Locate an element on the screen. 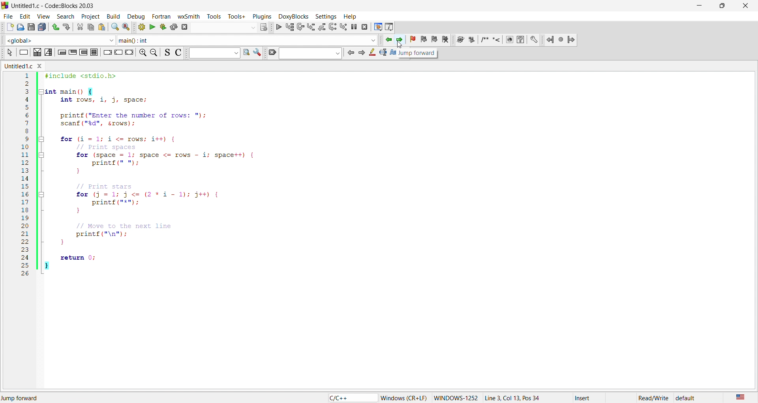 This screenshot has height=403, width=758. plugins is located at coordinates (262, 15).